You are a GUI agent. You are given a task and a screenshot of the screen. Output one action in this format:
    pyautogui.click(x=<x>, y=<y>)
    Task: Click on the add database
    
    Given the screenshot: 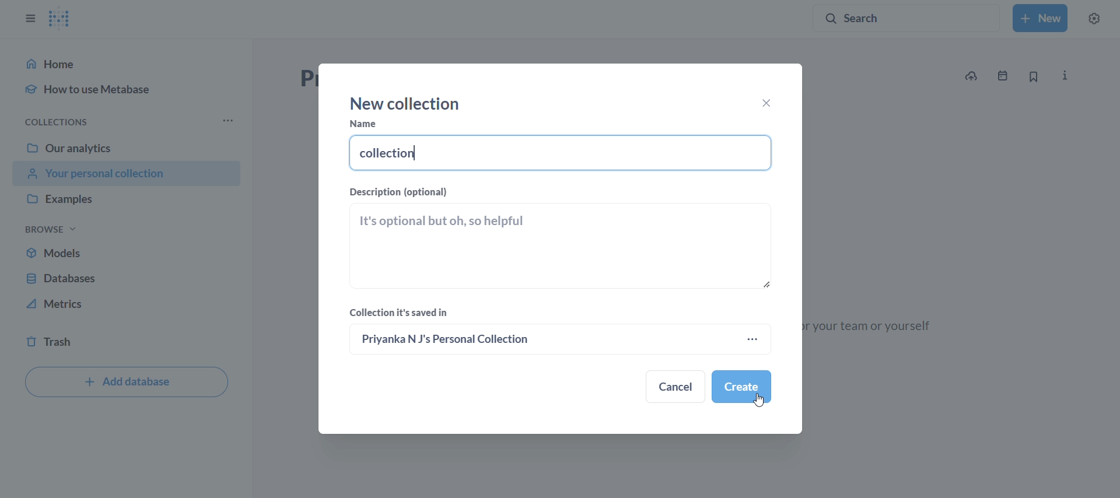 What is the action you would take?
    pyautogui.click(x=126, y=382)
    